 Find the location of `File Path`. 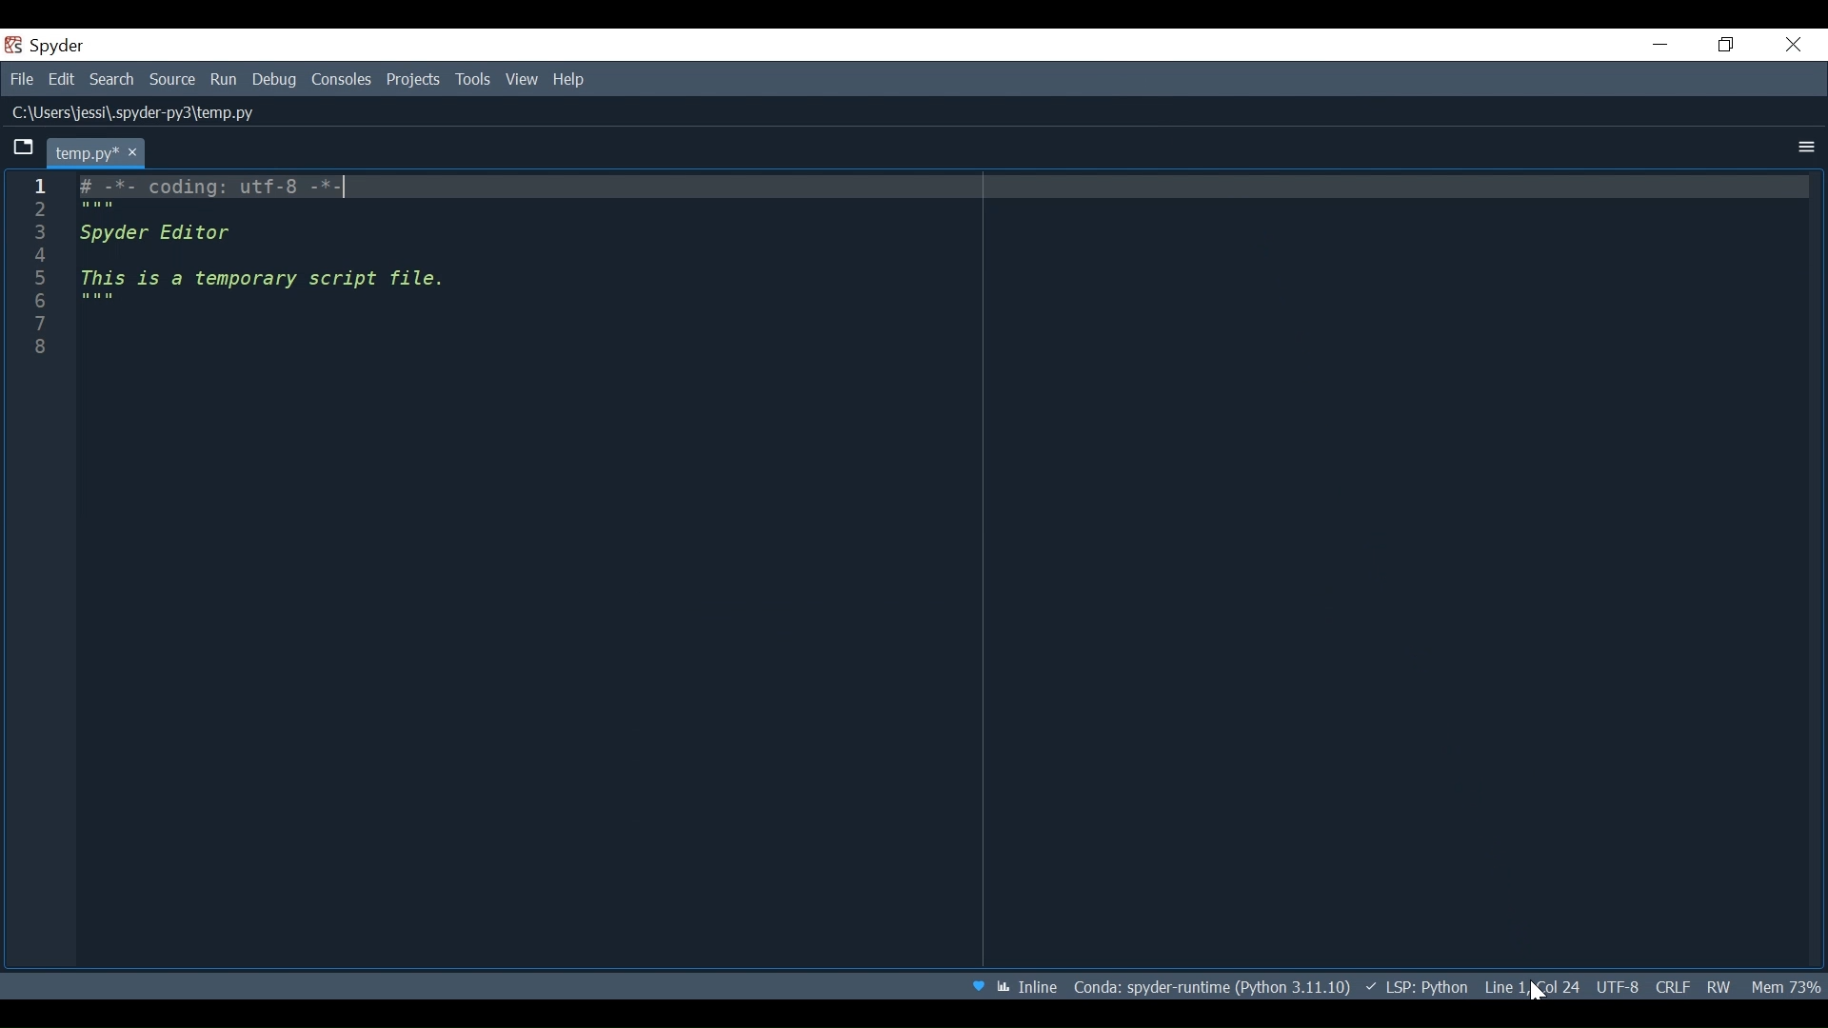

File Path is located at coordinates (150, 114).